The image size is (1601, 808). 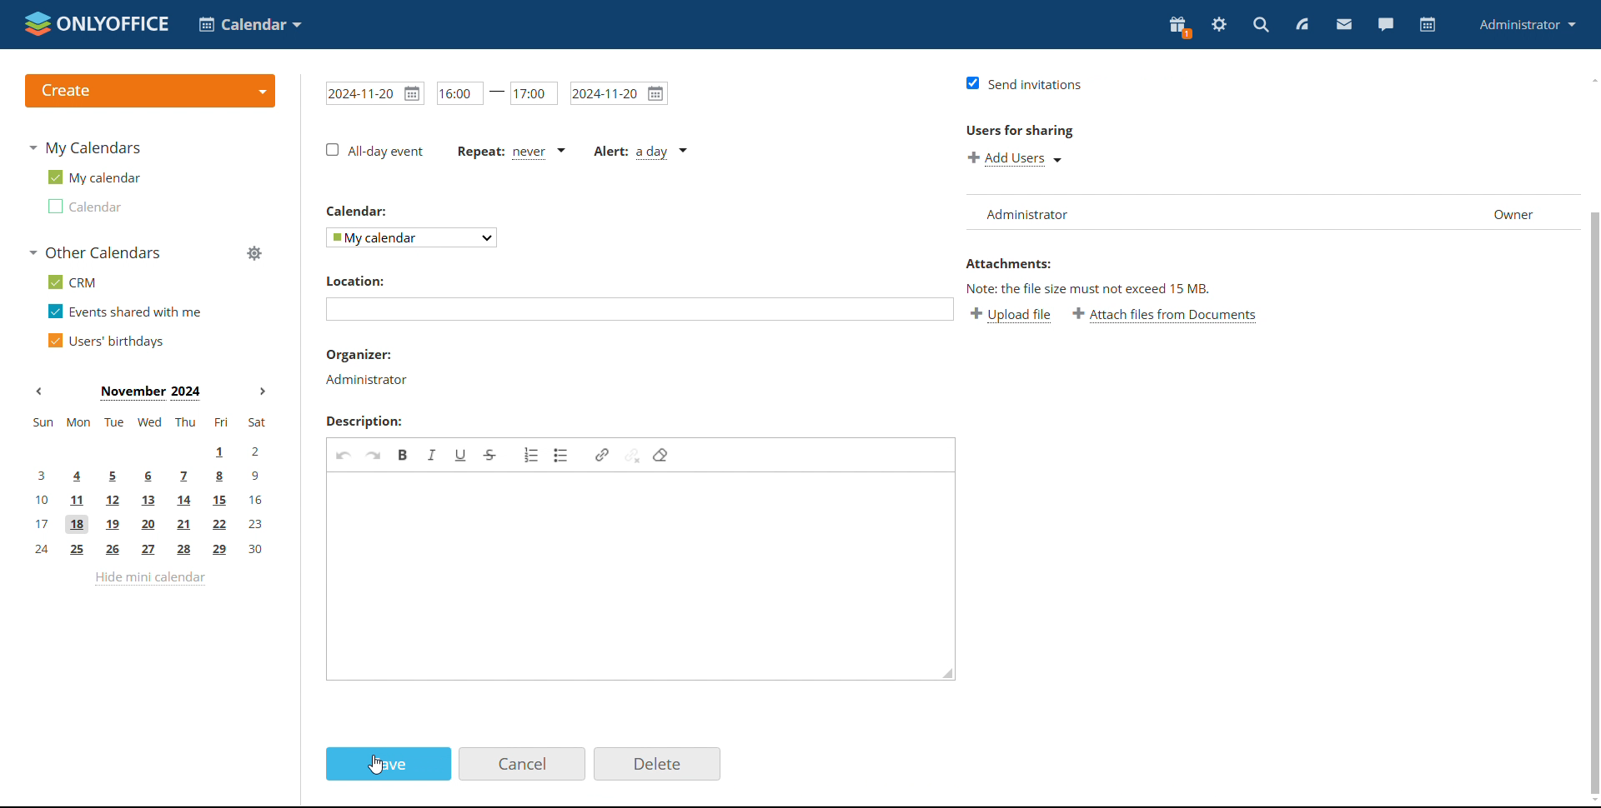 I want to click on start date, so click(x=373, y=94).